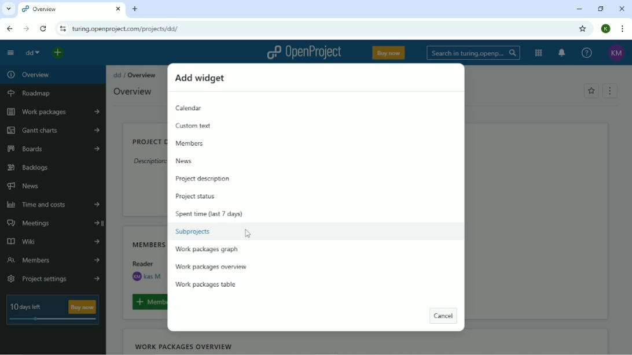 This screenshot has width=632, height=355. I want to click on dd, so click(32, 53).